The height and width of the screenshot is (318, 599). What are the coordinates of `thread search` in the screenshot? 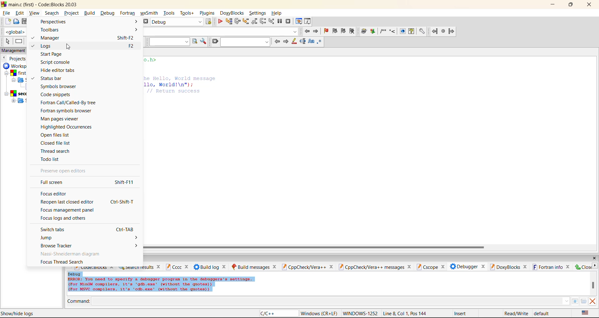 It's located at (55, 151).